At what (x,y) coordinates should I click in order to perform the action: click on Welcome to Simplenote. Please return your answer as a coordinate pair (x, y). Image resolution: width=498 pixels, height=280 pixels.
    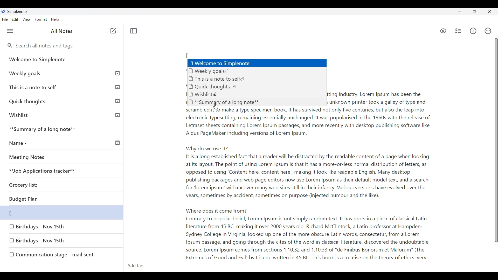
    Looking at the image, I should click on (62, 59).